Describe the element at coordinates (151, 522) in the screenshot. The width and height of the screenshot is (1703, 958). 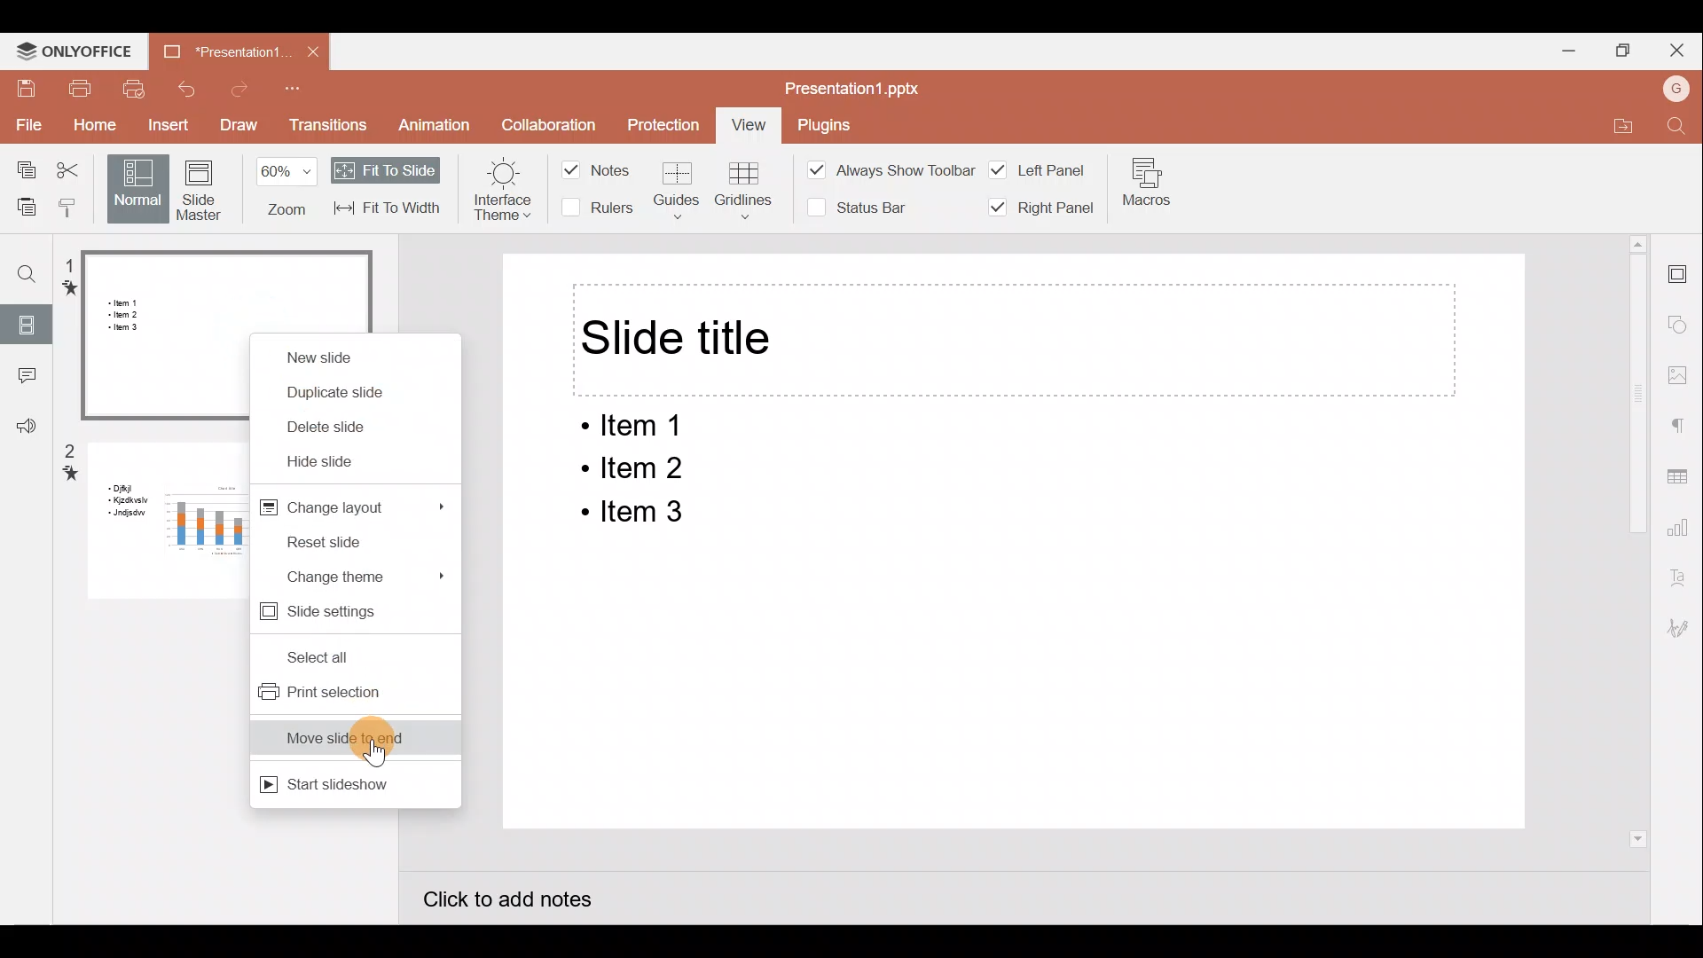
I see `Slide 2` at that location.